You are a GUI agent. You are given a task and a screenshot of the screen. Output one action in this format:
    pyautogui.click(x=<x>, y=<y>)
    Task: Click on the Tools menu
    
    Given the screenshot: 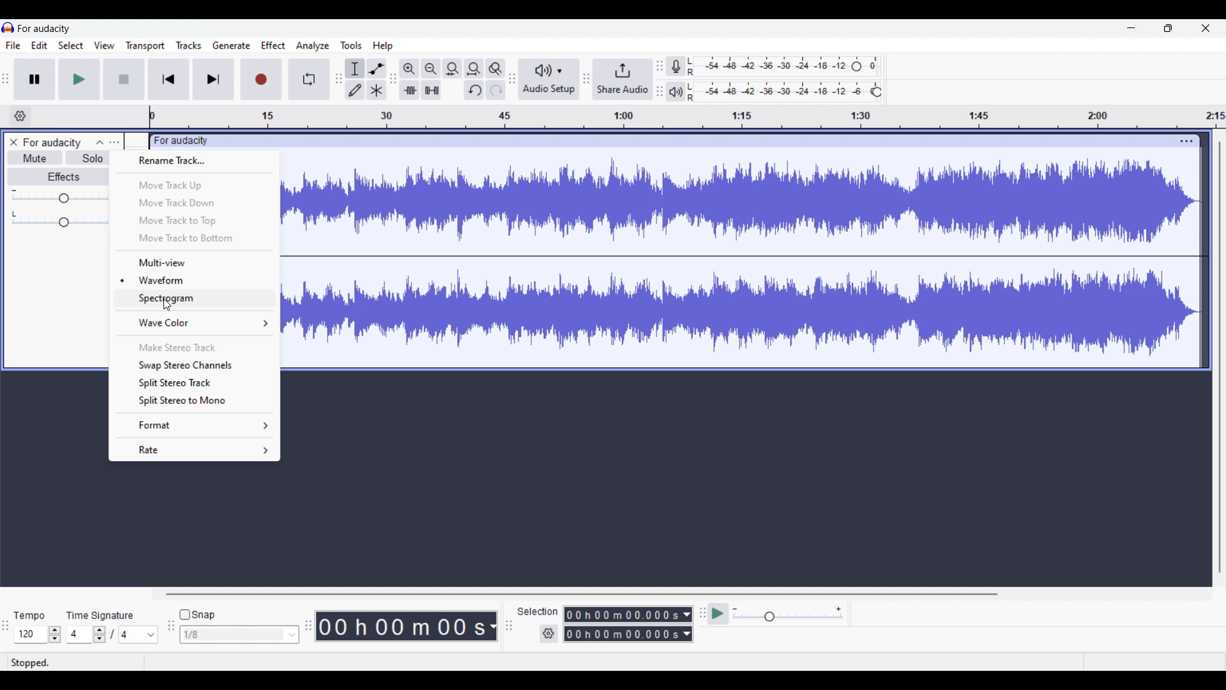 What is the action you would take?
    pyautogui.click(x=351, y=45)
    